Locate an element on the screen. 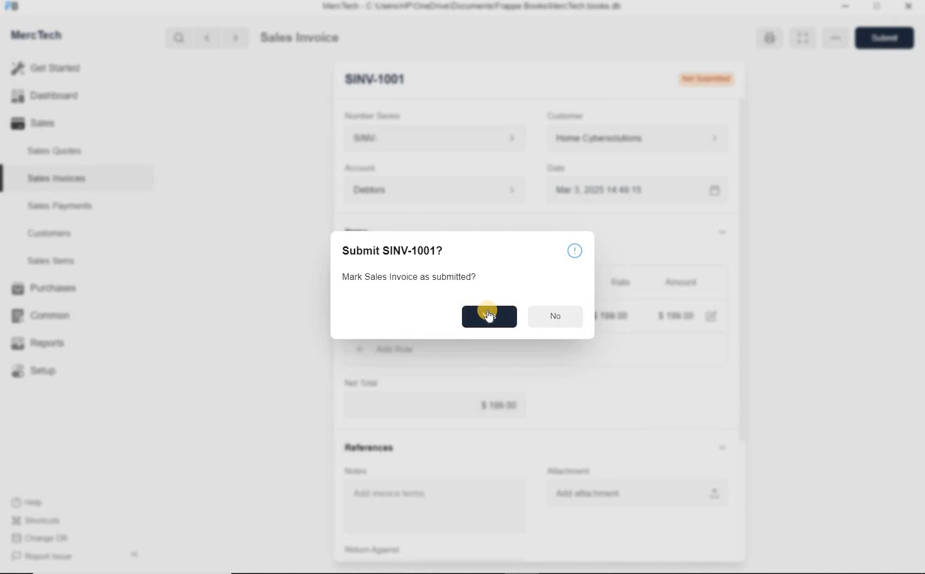 This screenshot has height=574, width=925. Account is located at coordinates (363, 168).